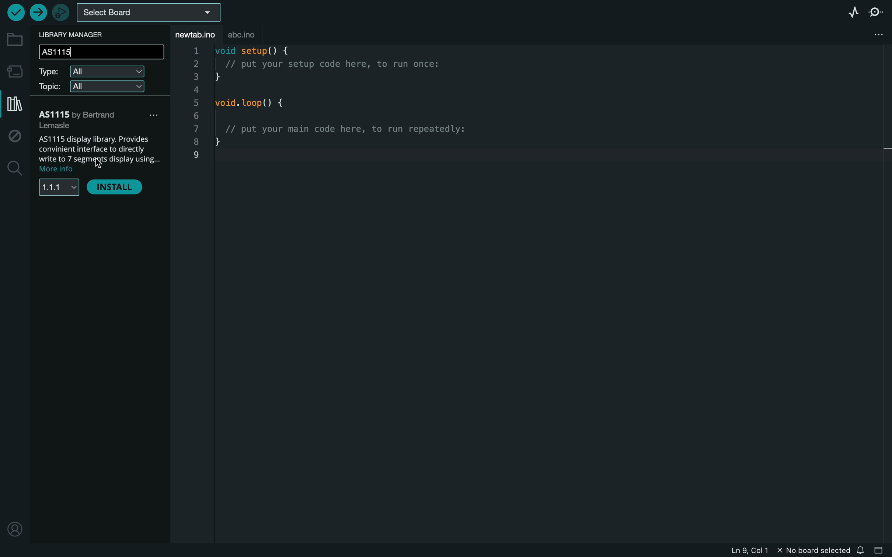 This screenshot has width=892, height=557. Describe the element at coordinates (99, 161) in the screenshot. I see `cursor` at that location.